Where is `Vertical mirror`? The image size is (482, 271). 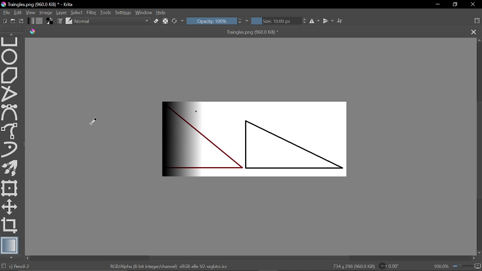
Vertical mirror is located at coordinates (328, 22).